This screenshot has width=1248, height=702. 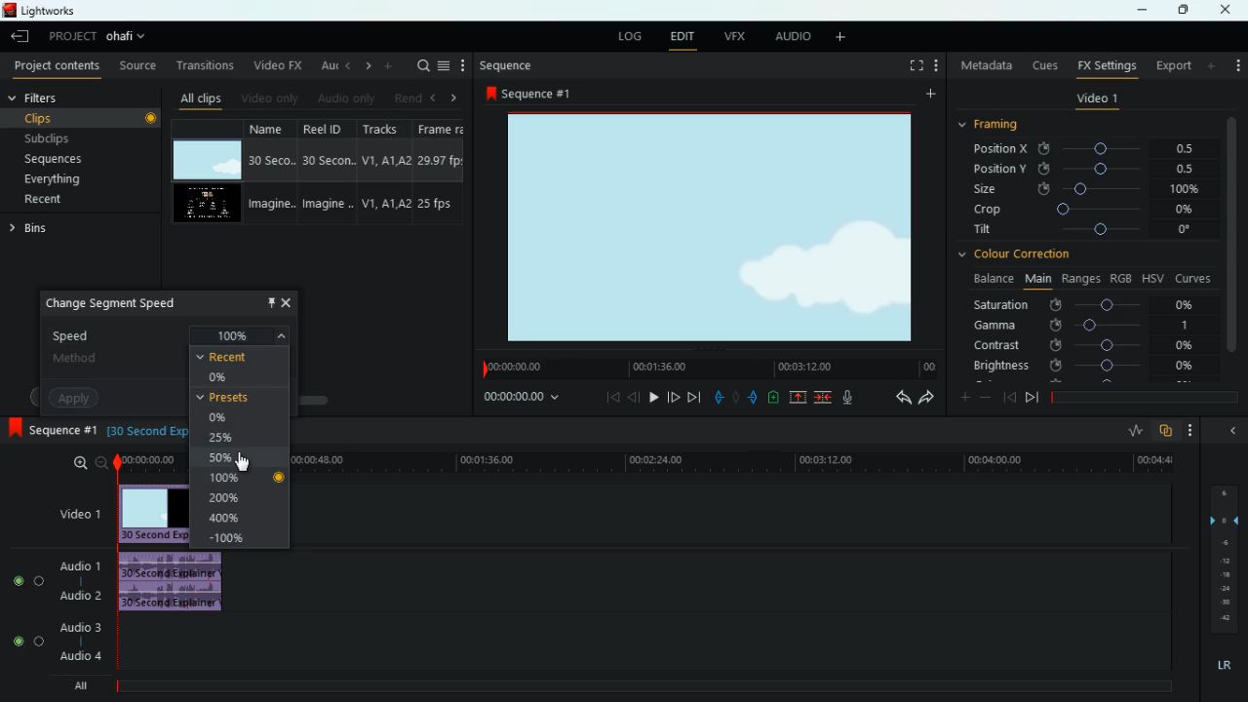 I want to click on 0, so click(x=227, y=377).